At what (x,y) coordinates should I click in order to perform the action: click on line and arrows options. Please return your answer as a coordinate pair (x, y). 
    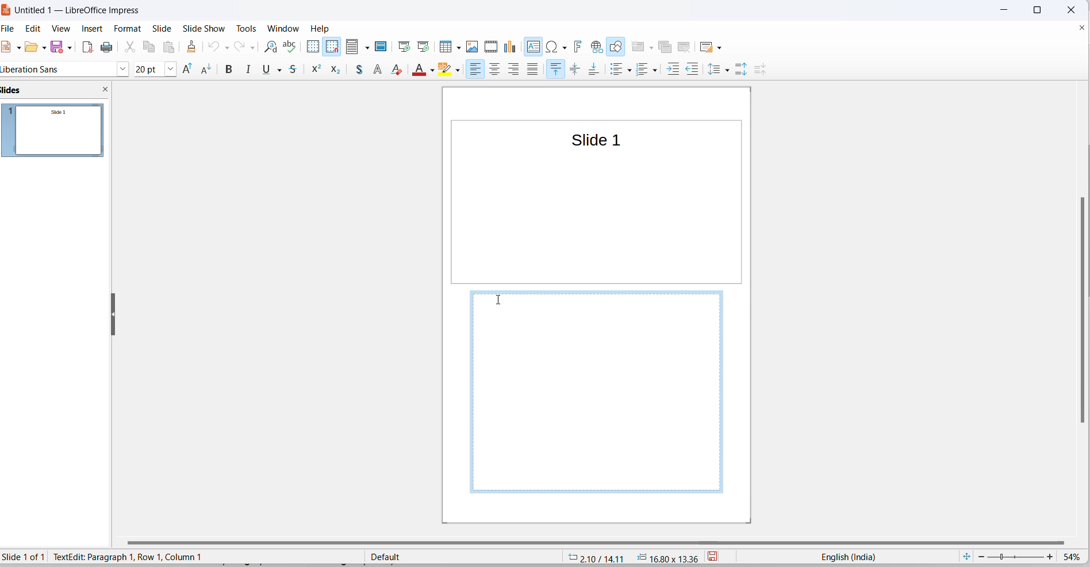
    Looking at the image, I should click on (179, 71).